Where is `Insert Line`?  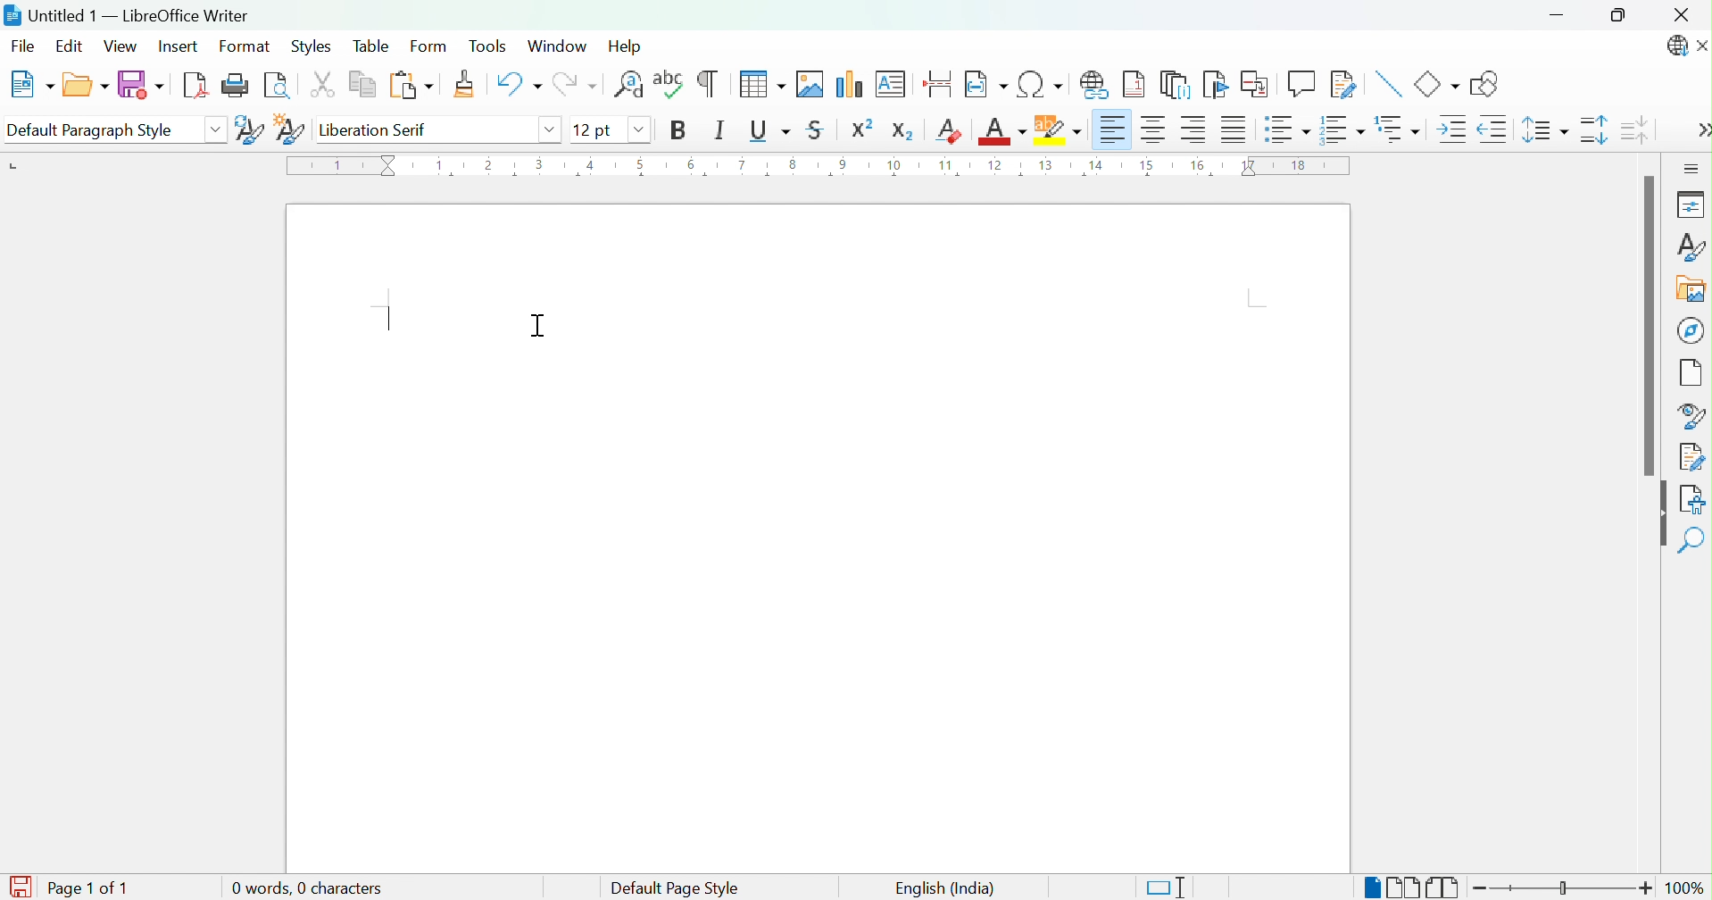
Insert Line is located at coordinates (1386, 81).